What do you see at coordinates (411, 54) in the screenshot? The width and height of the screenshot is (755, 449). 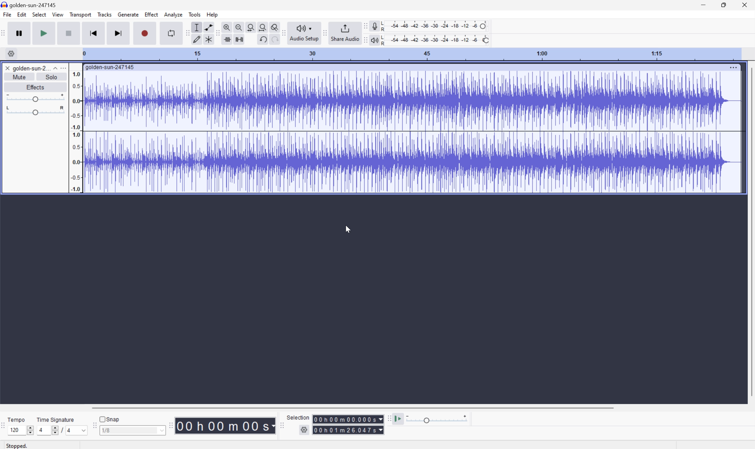 I see `Scale` at bounding box center [411, 54].